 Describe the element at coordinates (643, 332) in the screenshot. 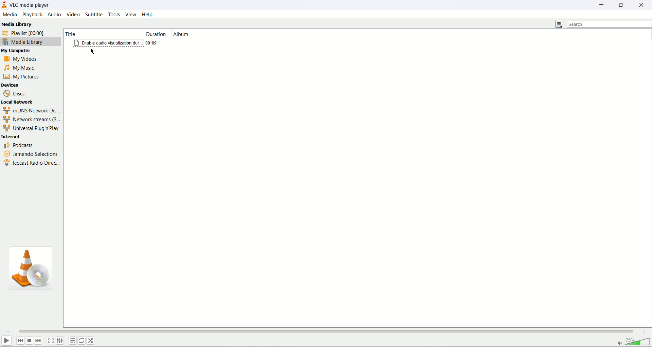

I see `remaining time` at that location.